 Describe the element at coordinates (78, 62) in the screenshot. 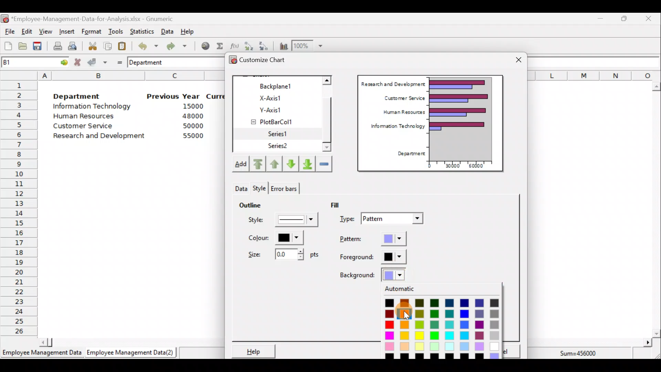

I see `Cancel change` at that location.